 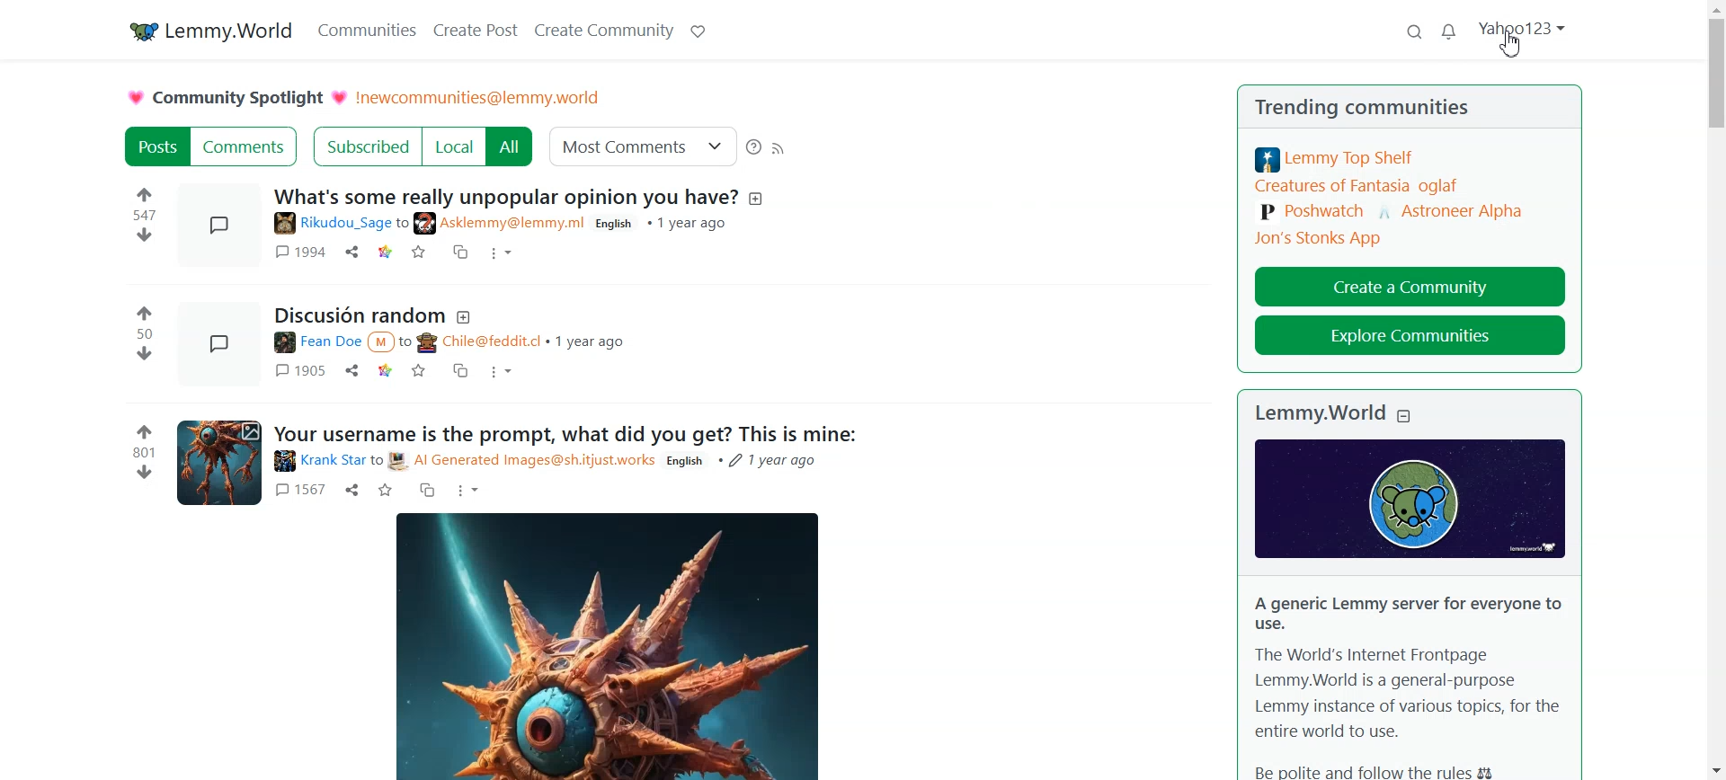 What do you see at coordinates (314, 344) in the screenshot?
I see `fean doe` at bounding box center [314, 344].